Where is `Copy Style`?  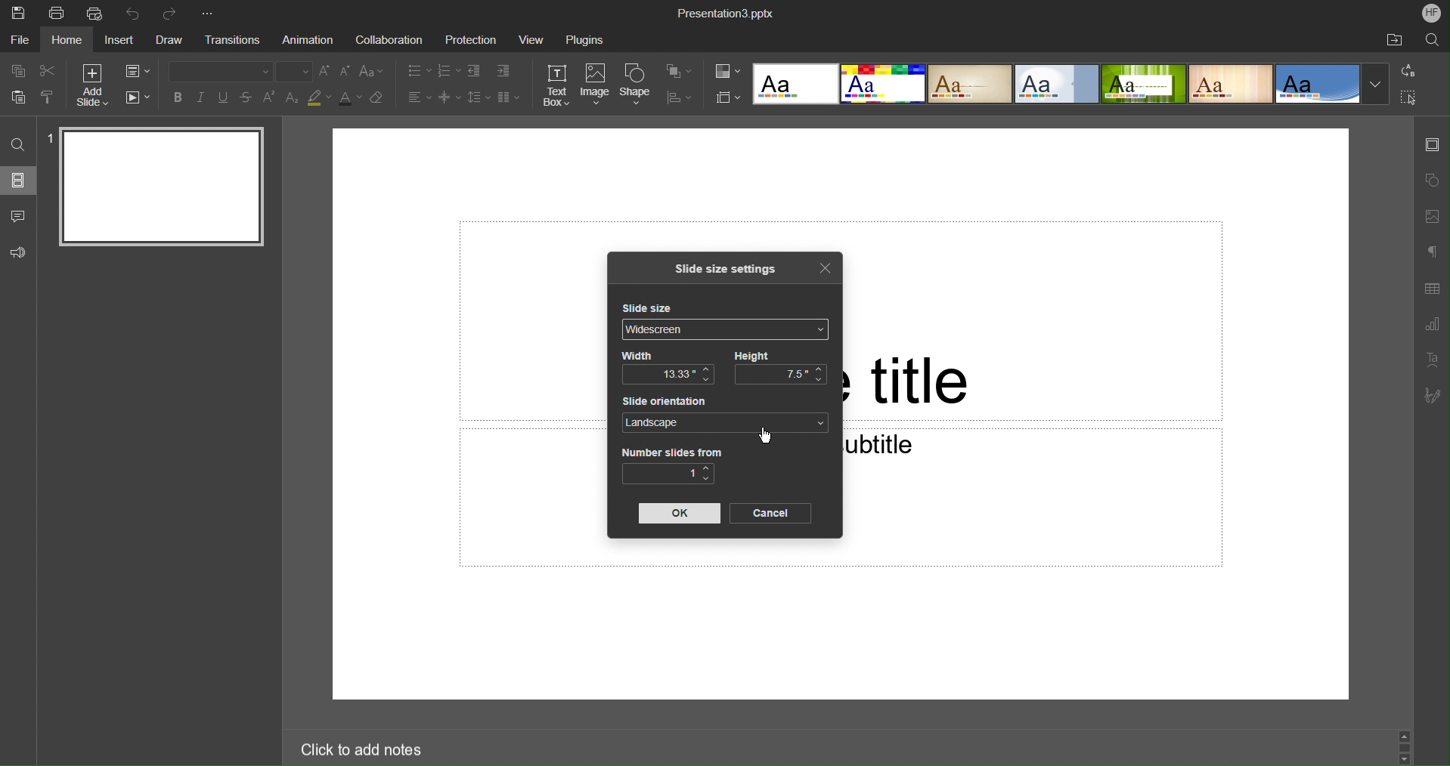
Copy Style is located at coordinates (49, 99).